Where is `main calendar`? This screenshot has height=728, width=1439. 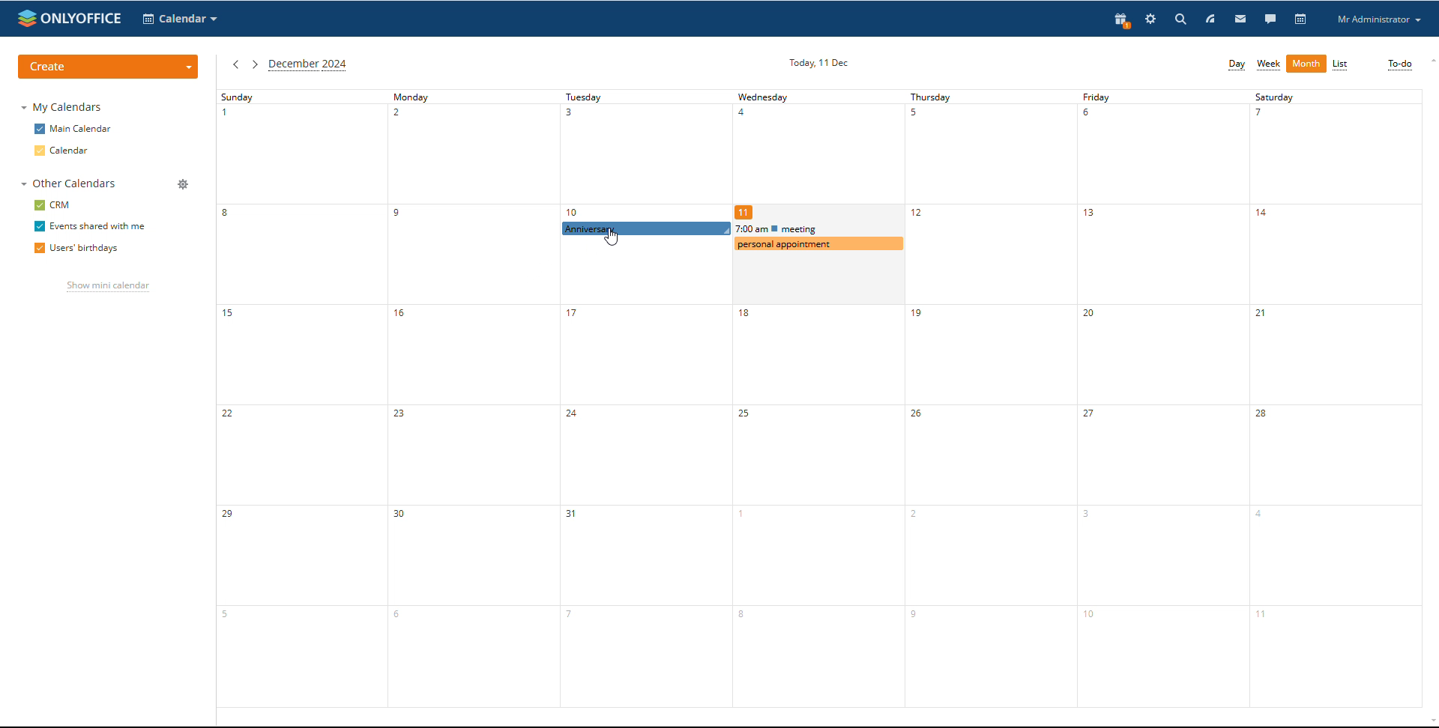 main calendar is located at coordinates (76, 127).